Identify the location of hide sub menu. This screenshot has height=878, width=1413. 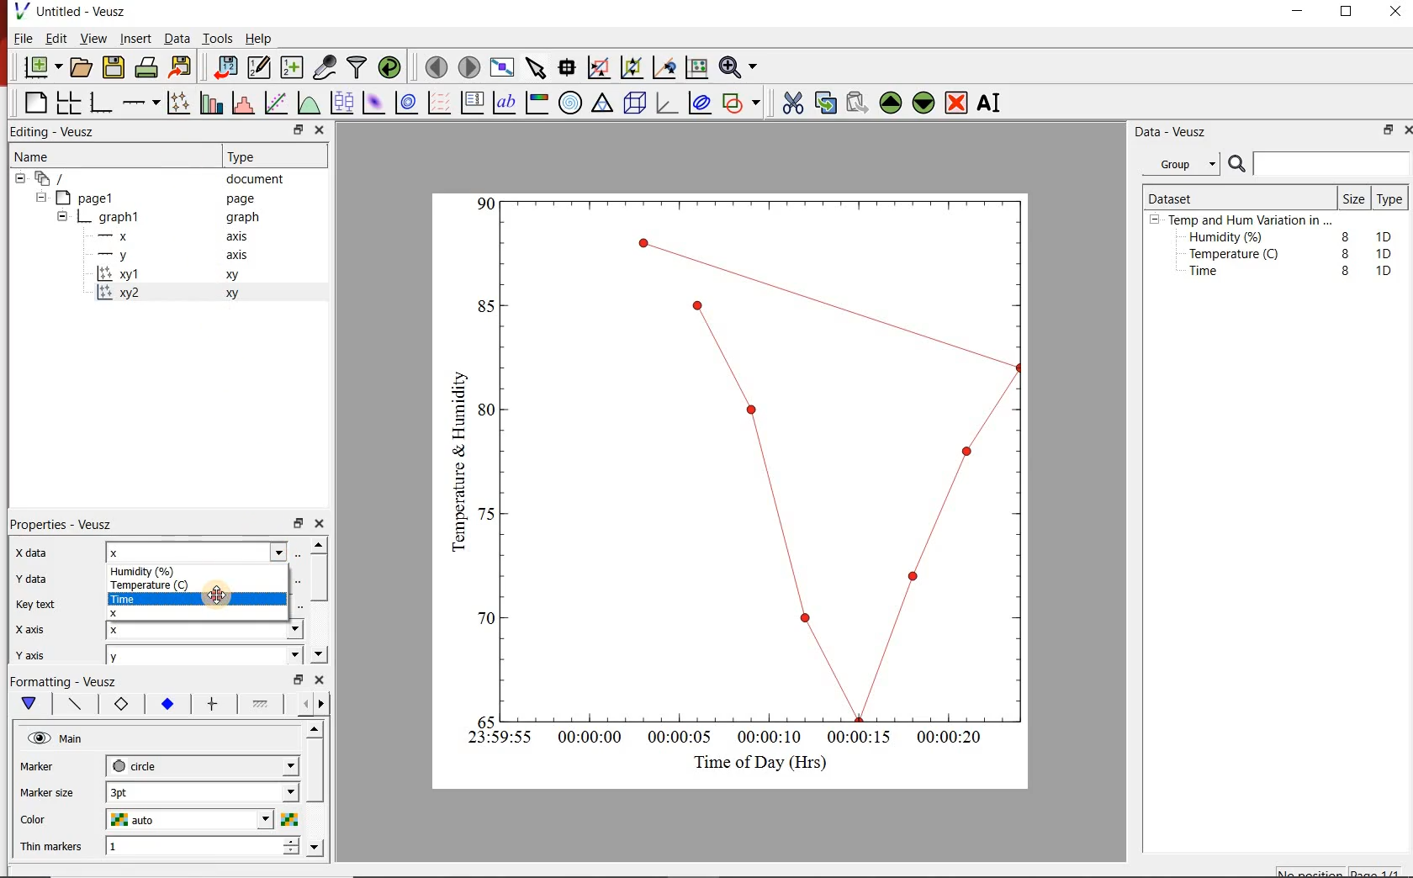
(19, 181).